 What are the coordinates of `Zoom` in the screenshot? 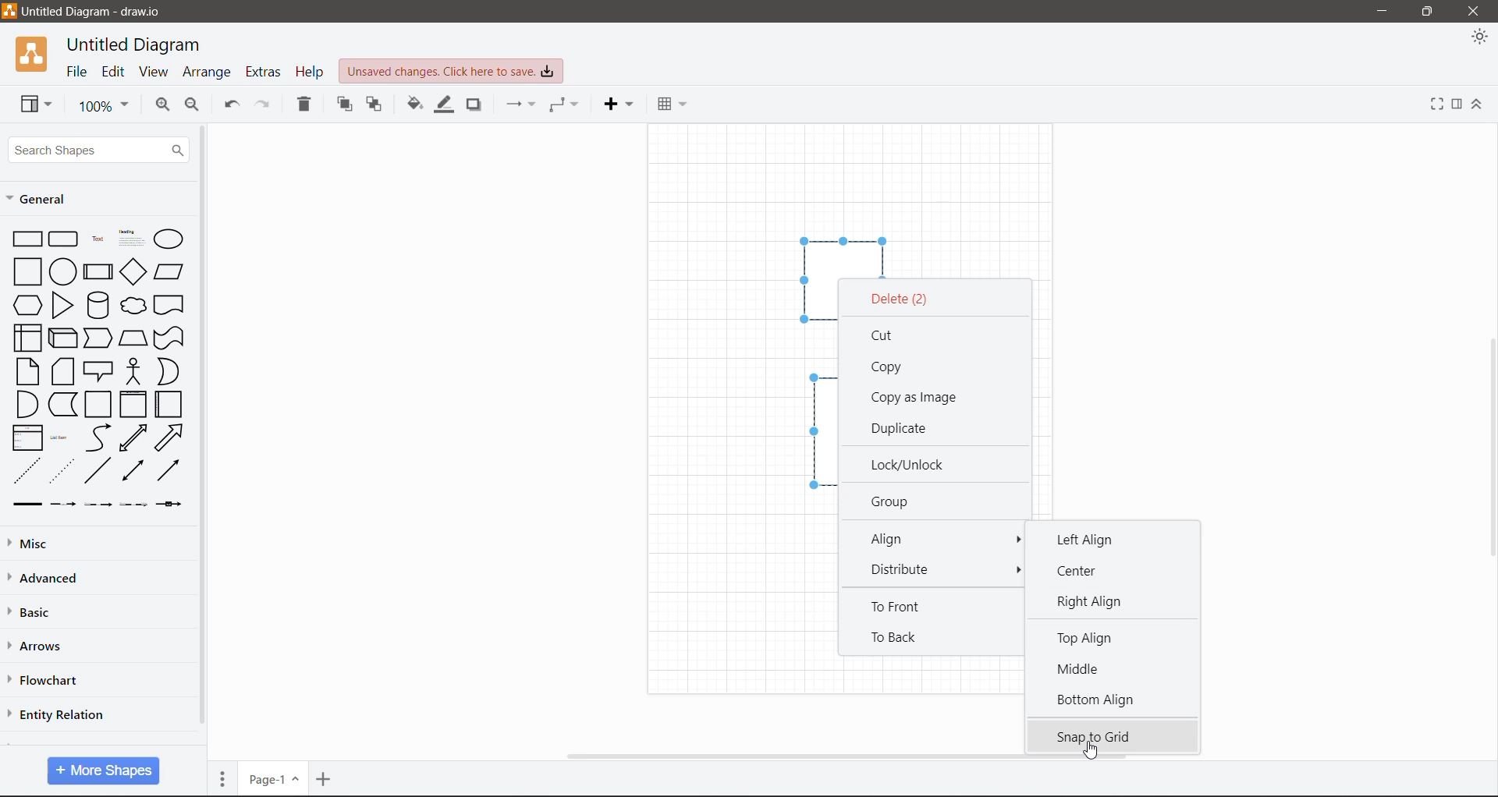 It's located at (101, 104).